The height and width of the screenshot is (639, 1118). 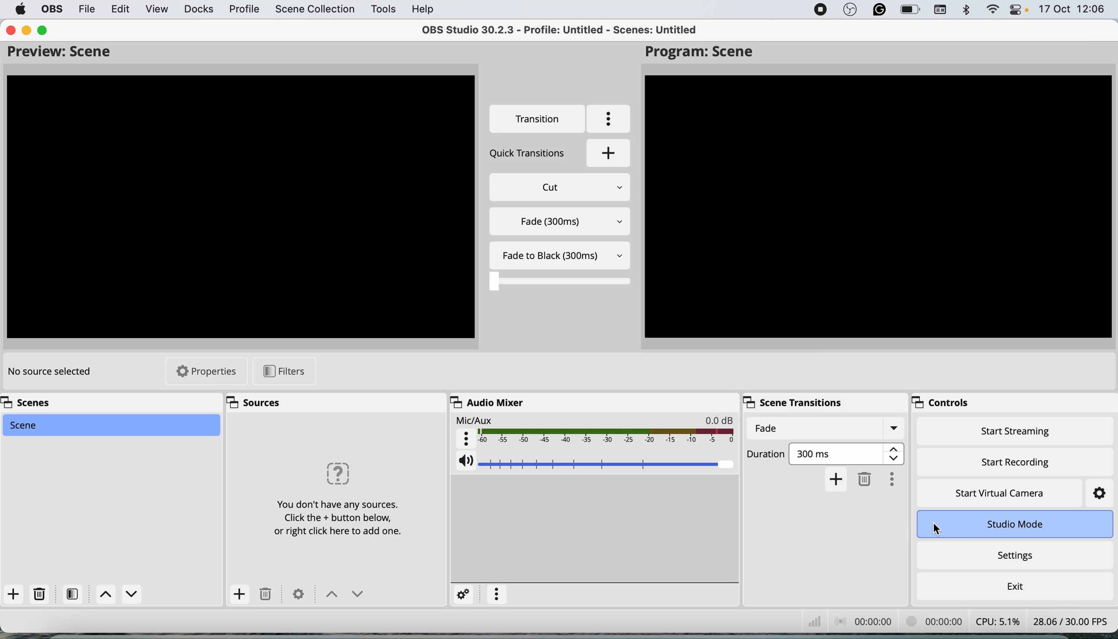 What do you see at coordinates (121, 594) in the screenshot?
I see `switch between scenes` at bounding box center [121, 594].